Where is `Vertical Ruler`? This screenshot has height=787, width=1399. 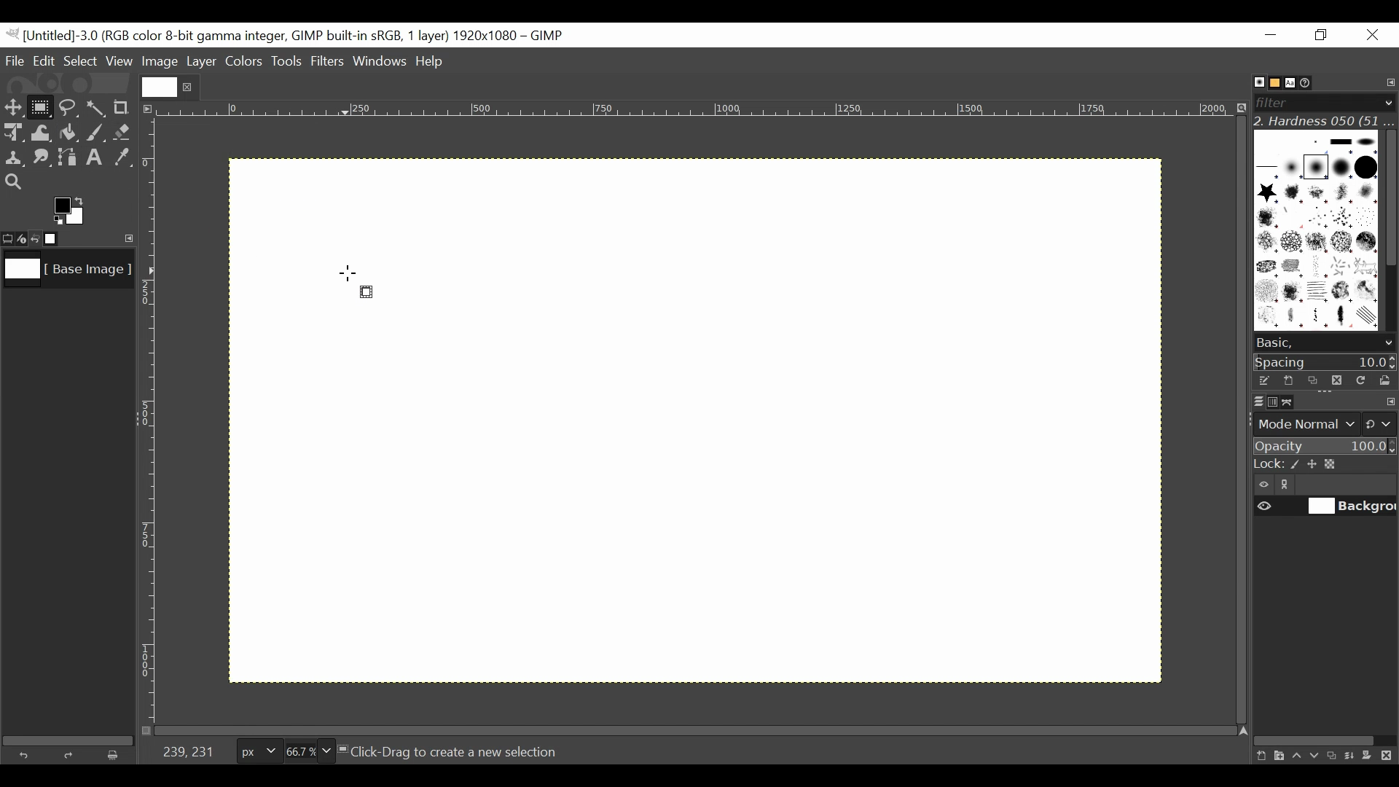 Vertical Ruler is located at coordinates (149, 420).